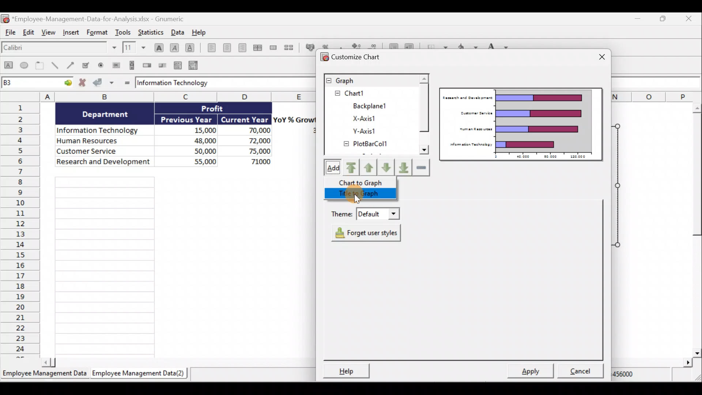 The width and height of the screenshot is (702, 395). What do you see at coordinates (128, 83) in the screenshot?
I see `Enter formula` at bounding box center [128, 83].